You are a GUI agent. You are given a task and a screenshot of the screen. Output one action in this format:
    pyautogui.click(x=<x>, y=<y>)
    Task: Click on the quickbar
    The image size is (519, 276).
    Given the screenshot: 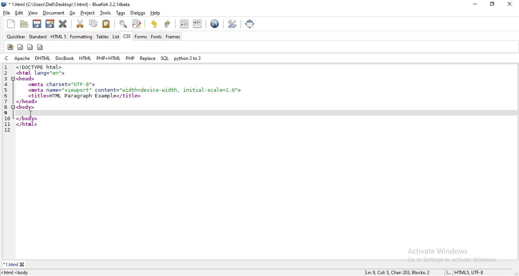 What is the action you would take?
    pyautogui.click(x=15, y=37)
    